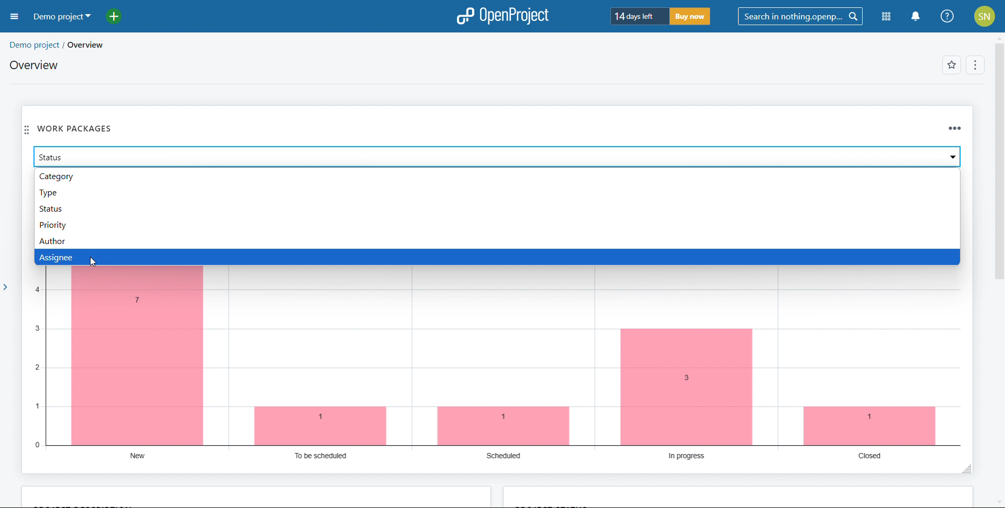 Image resolution: width=1005 pixels, height=508 pixels. Describe the element at coordinates (975, 65) in the screenshot. I see `options` at that location.